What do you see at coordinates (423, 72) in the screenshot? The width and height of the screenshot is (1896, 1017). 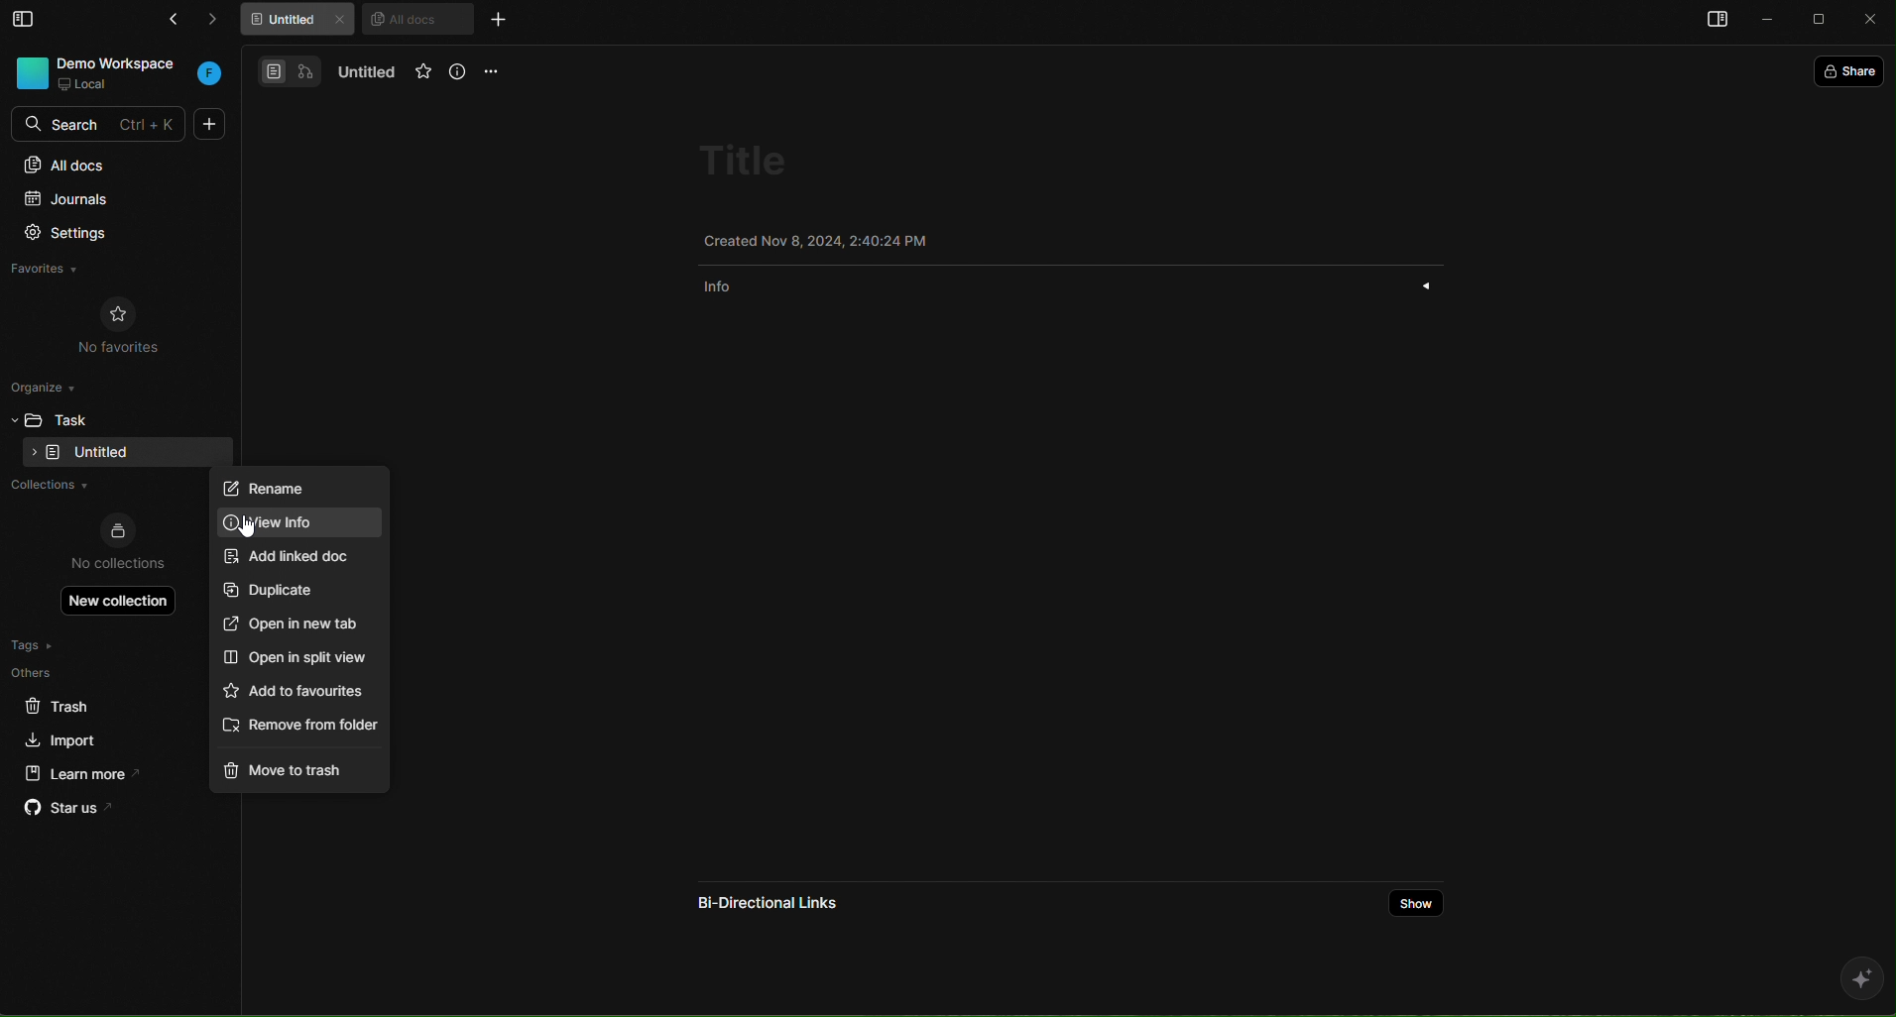 I see `favorites` at bounding box center [423, 72].